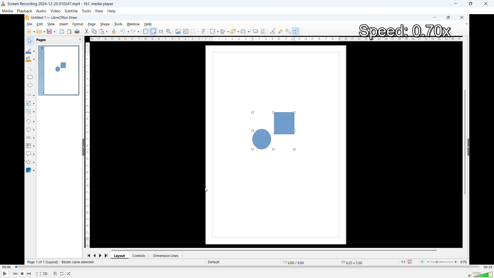  I want to click on Show advanced settings , so click(45, 274).